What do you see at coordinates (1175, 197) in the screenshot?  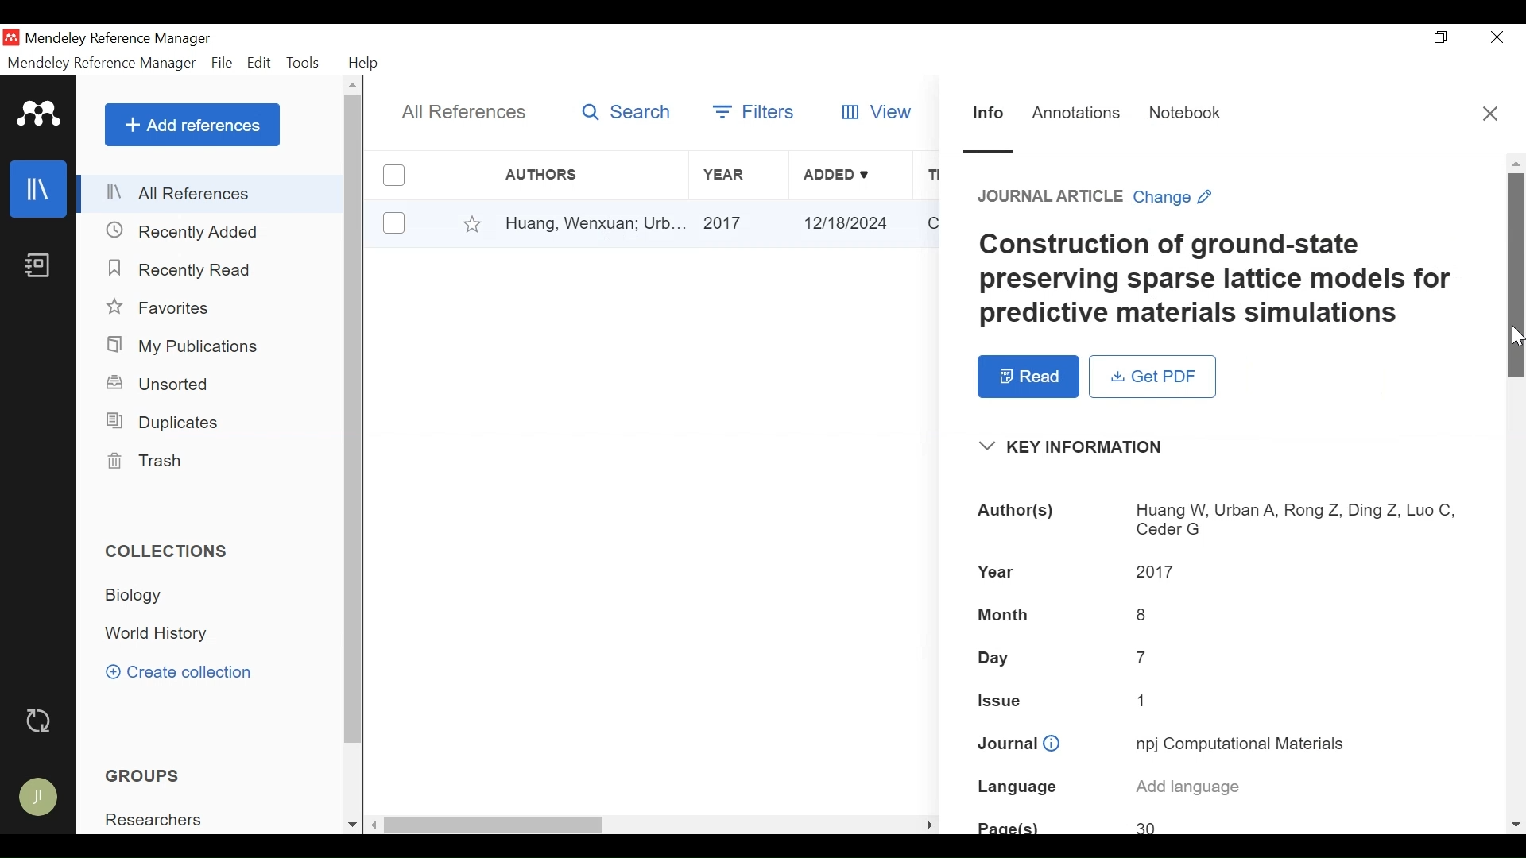 I see `Change` at bounding box center [1175, 197].